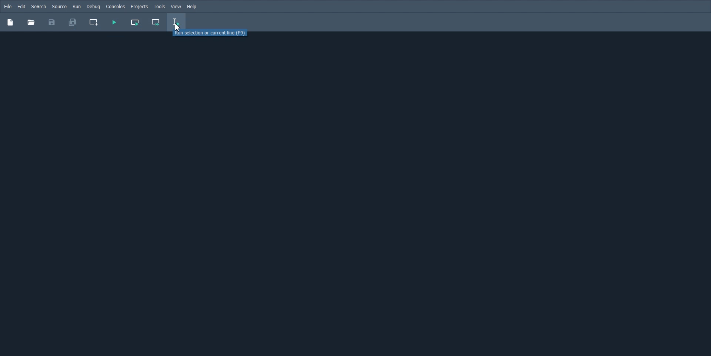 The height and width of the screenshot is (356, 711). I want to click on Run, so click(77, 6).